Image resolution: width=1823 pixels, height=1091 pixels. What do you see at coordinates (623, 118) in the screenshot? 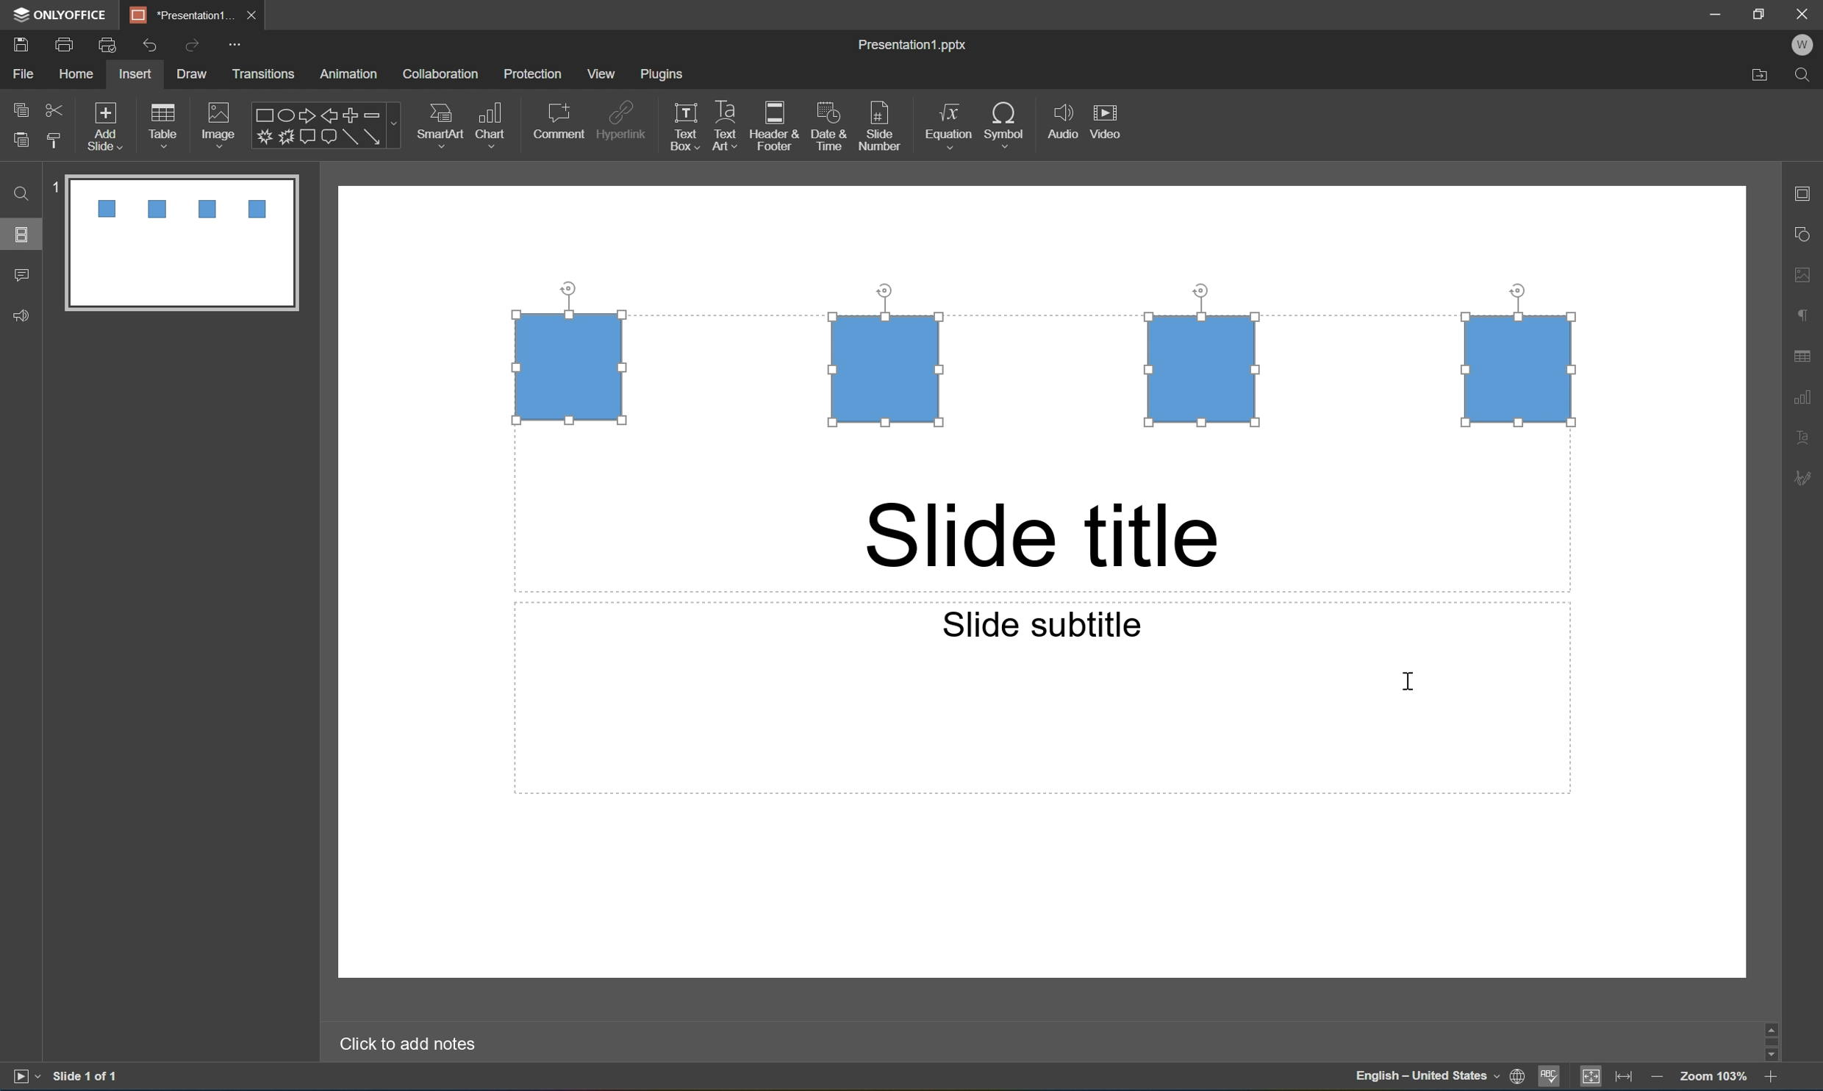
I see `hyperlink` at bounding box center [623, 118].